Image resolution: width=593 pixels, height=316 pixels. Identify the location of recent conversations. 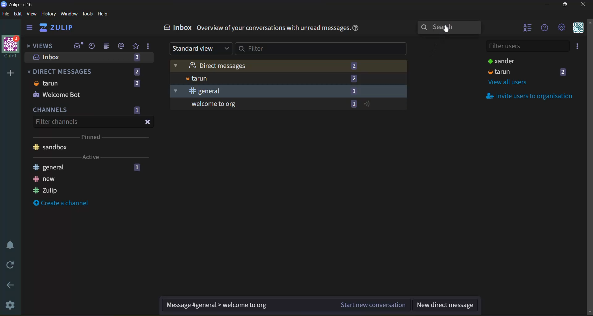
(92, 46).